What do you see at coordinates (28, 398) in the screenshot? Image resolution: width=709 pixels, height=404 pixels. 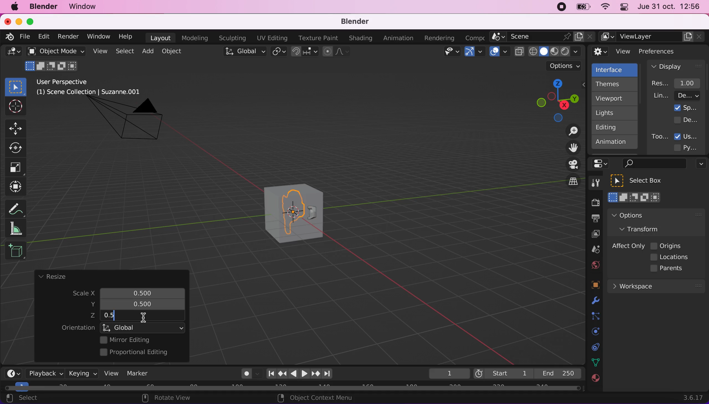 I see `select` at bounding box center [28, 398].